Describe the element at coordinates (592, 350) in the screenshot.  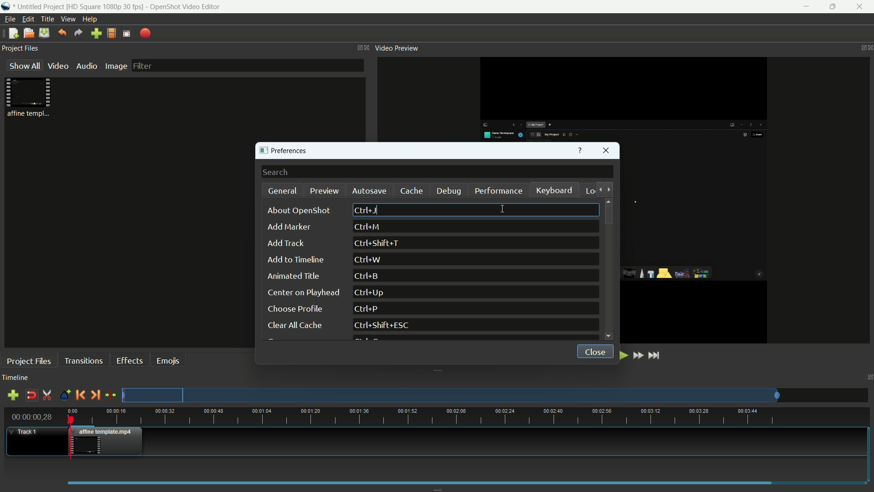
I see `close` at that location.